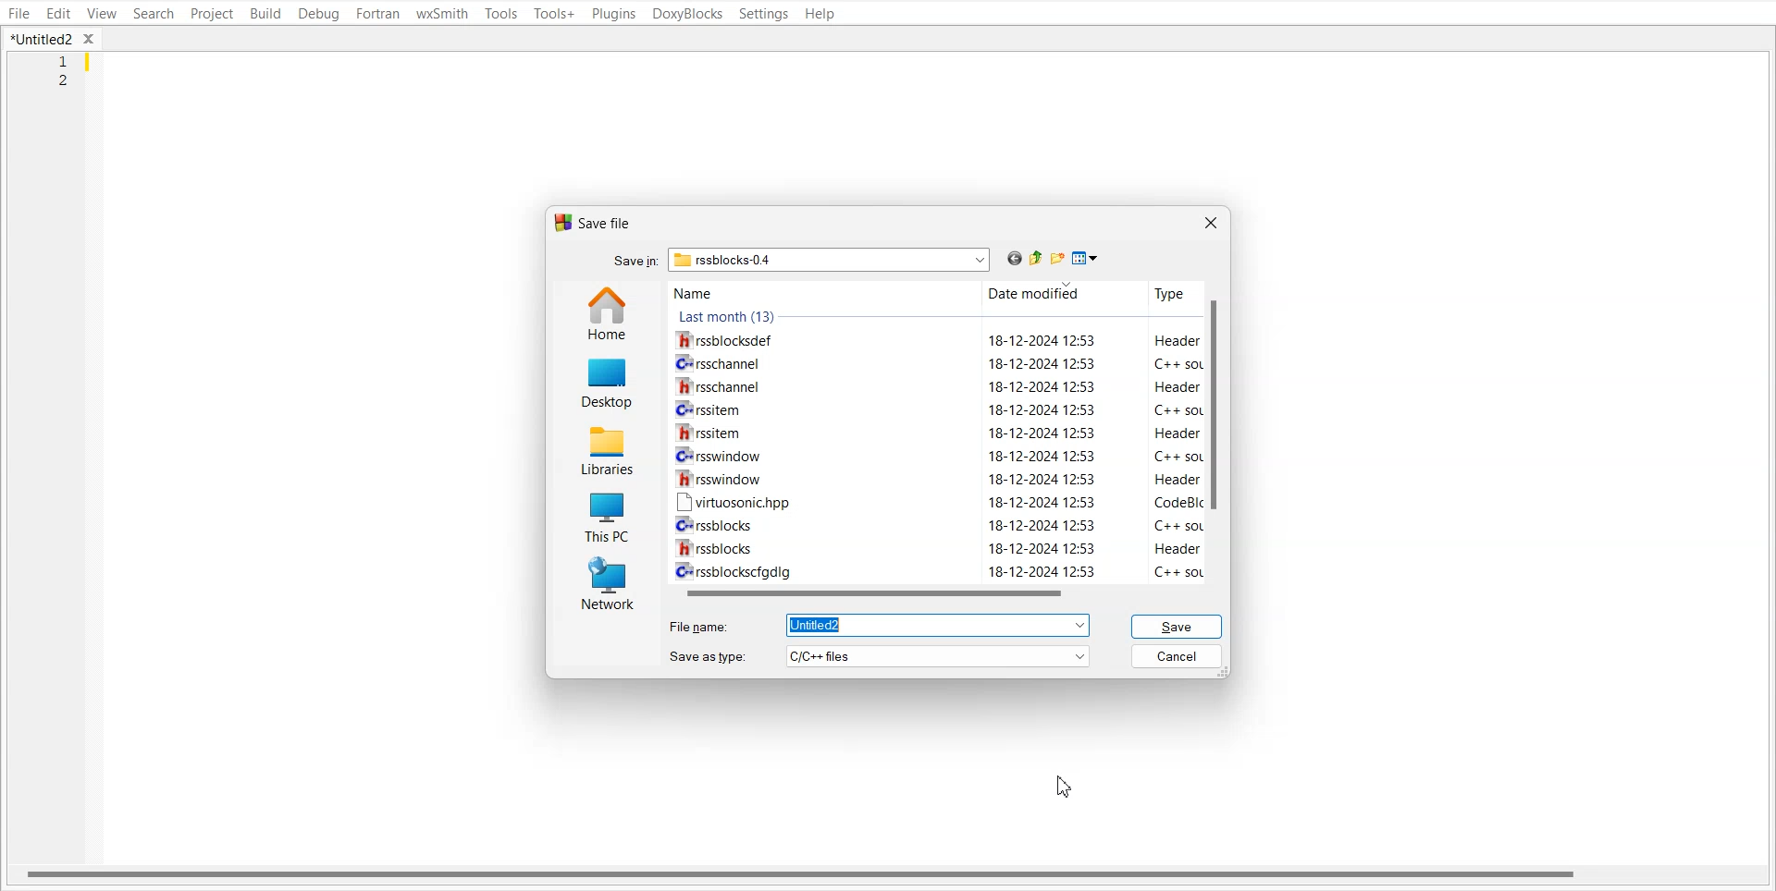 Image resolution: width=1776 pixels, height=891 pixels. I want to click on Cv rssblocks 18-12-2024 12:53 C++ sol, so click(941, 524).